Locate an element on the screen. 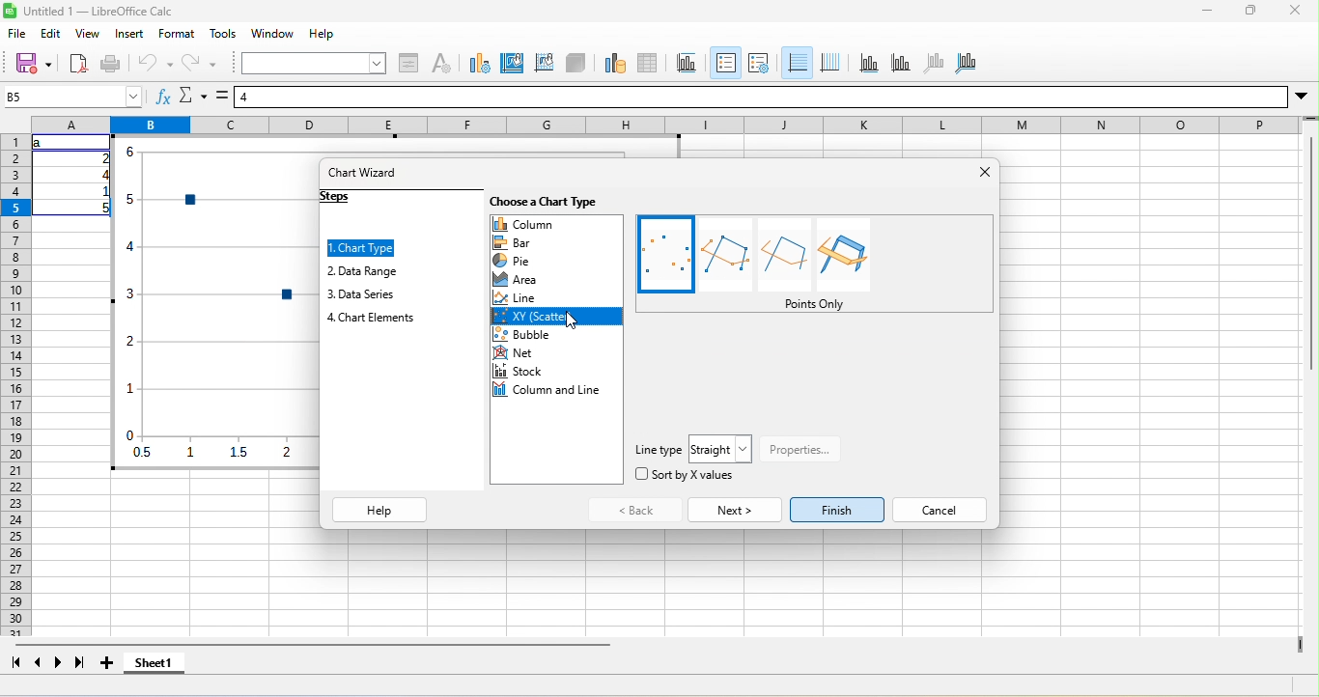 The image size is (1319, 697). properties is located at coordinates (800, 450).